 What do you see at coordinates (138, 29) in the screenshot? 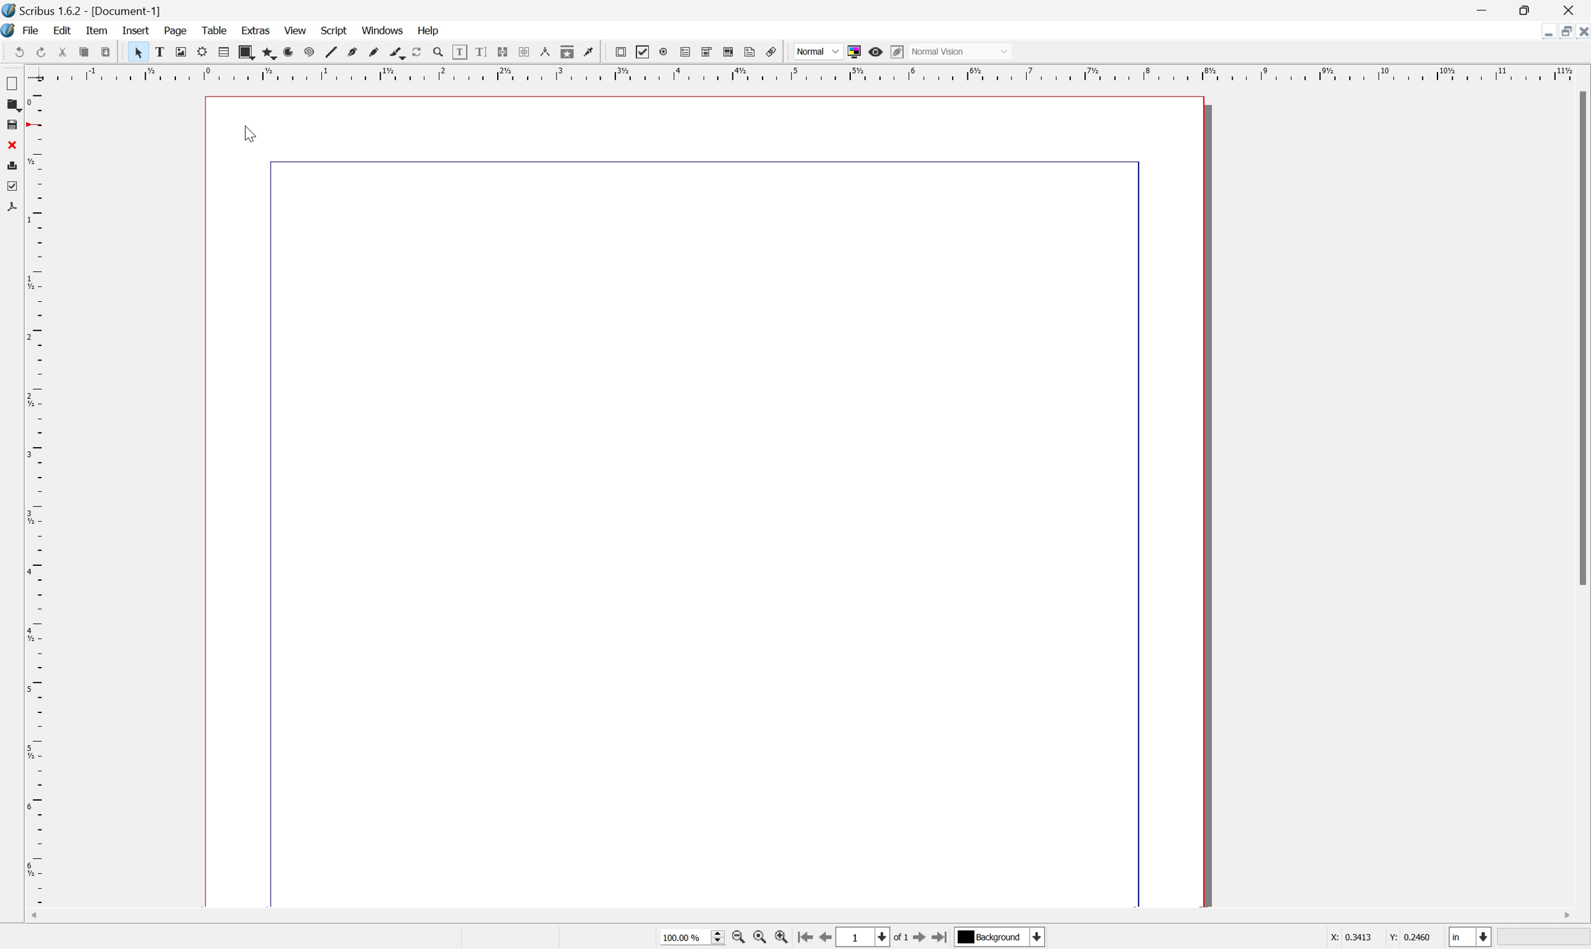
I see `insert` at bounding box center [138, 29].